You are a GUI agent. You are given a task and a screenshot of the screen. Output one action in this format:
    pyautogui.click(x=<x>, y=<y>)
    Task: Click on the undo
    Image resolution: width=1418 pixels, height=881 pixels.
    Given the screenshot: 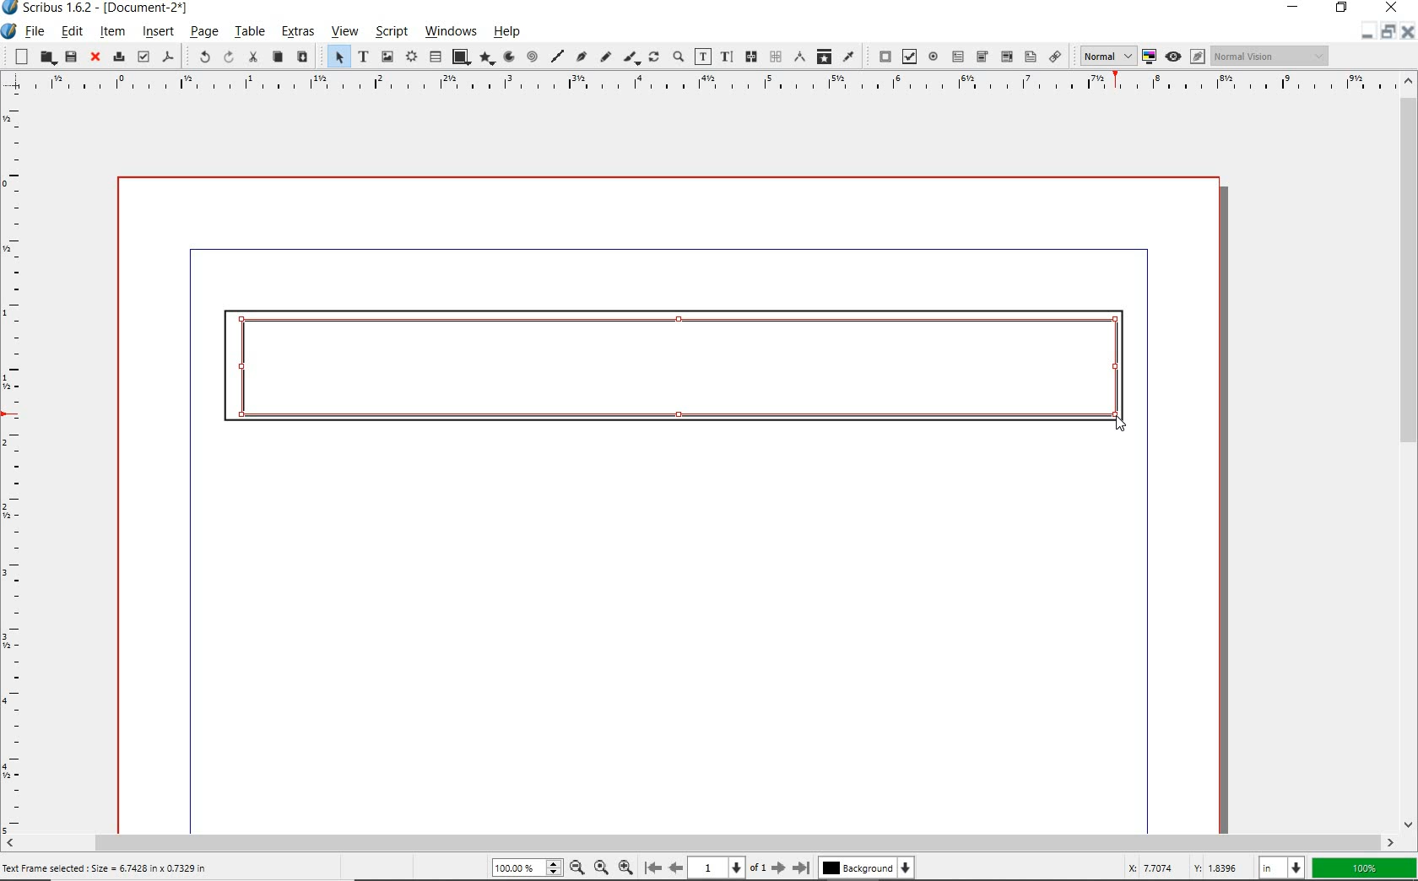 What is the action you would take?
    pyautogui.click(x=199, y=57)
    